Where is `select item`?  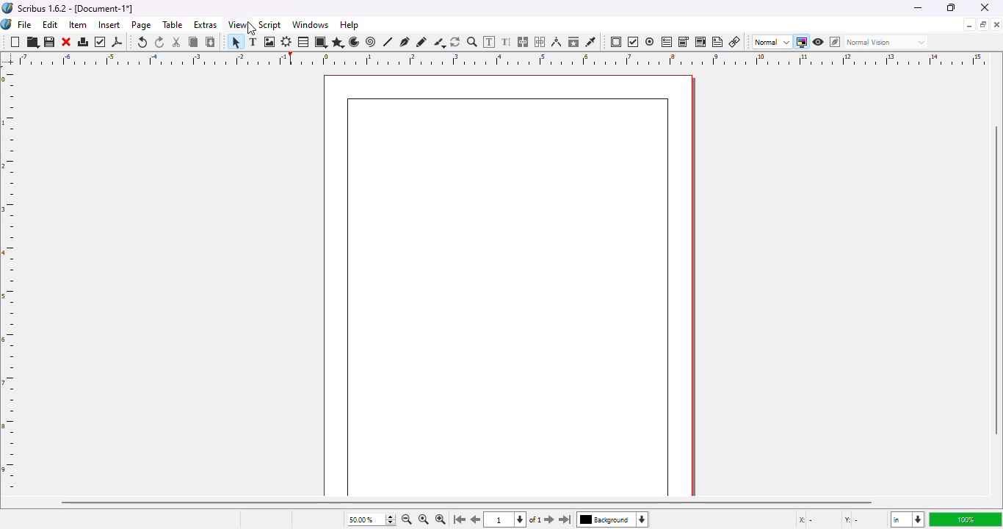 select item is located at coordinates (235, 41).